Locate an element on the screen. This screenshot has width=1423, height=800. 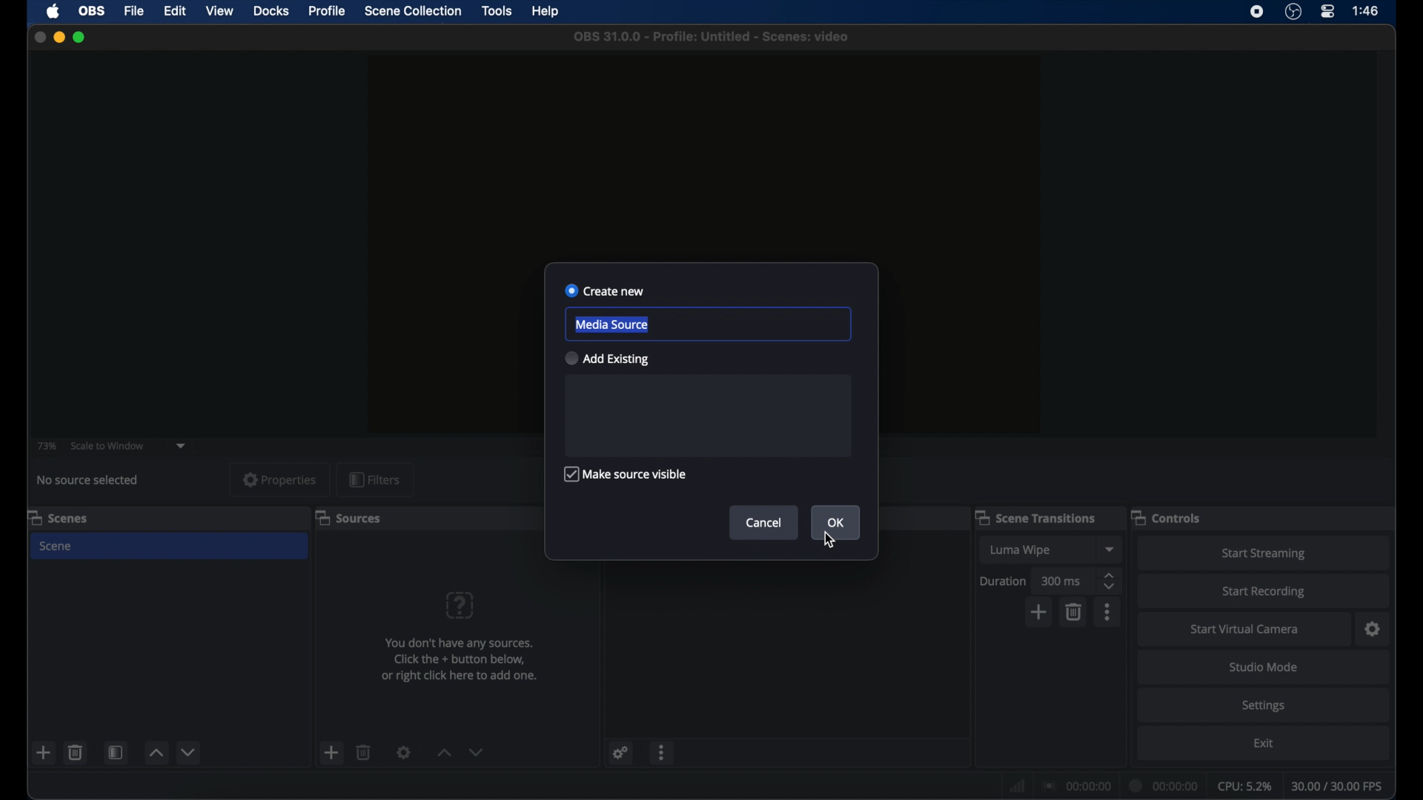
obs studio is located at coordinates (1293, 11).